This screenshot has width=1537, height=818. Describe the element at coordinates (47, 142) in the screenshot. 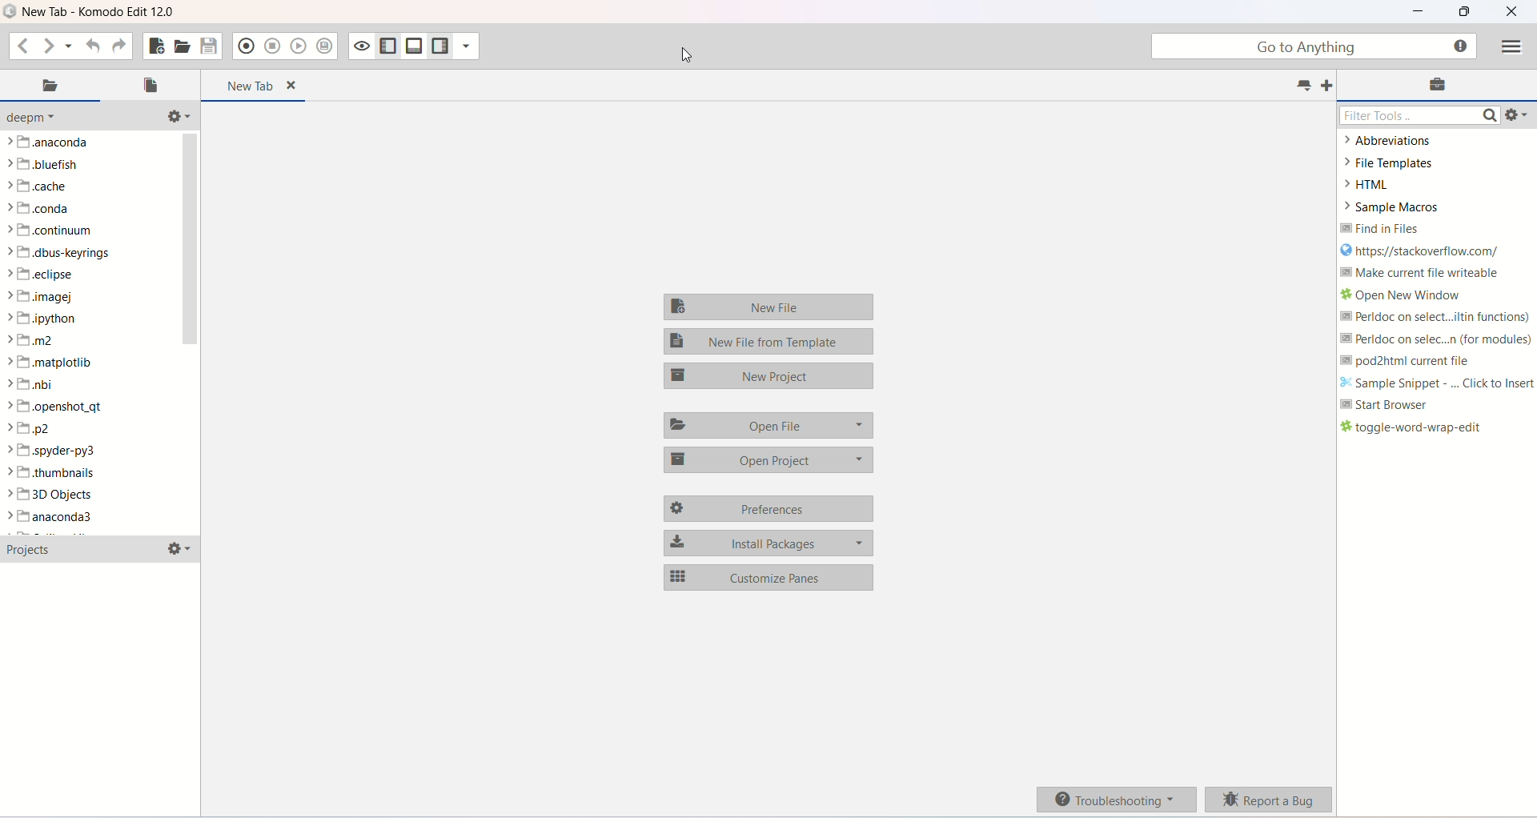

I see `anaconda` at that location.